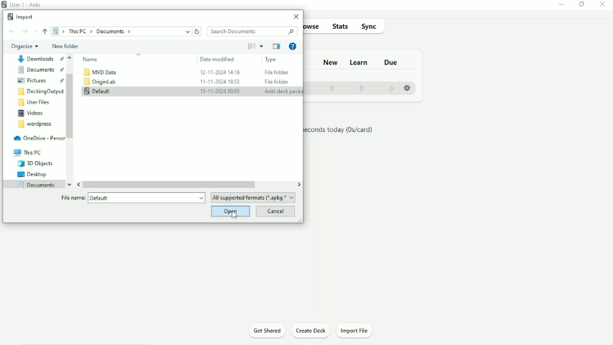  I want to click on 0, so click(332, 89).